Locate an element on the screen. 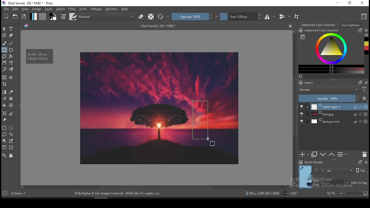 Image resolution: width=370 pixels, height=208 pixels. opacity is located at coordinates (333, 98).